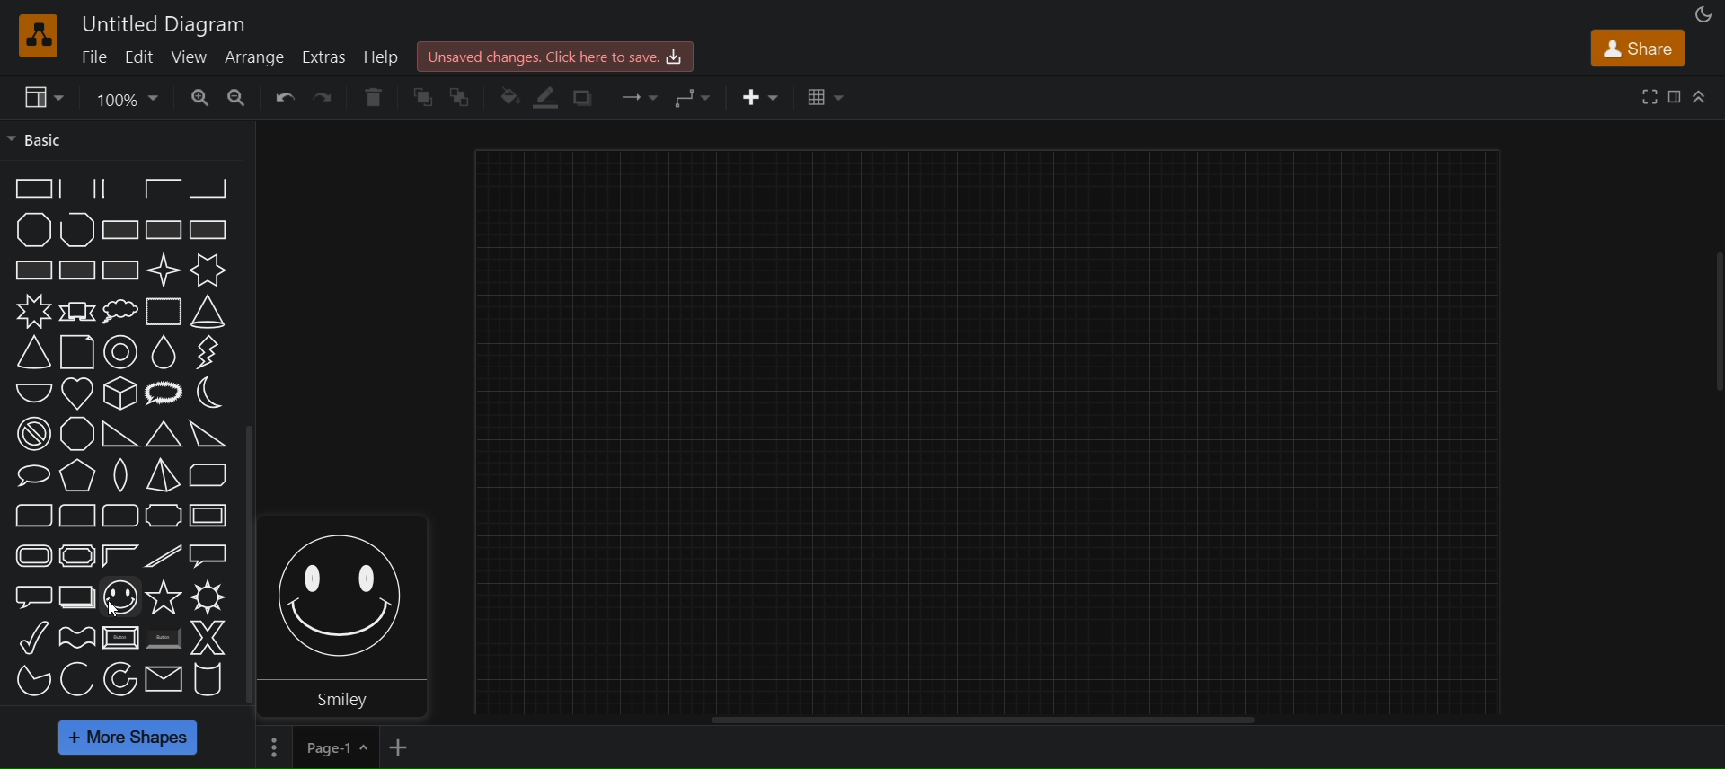 Image resolution: width=1725 pixels, height=769 pixels. What do you see at coordinates (253, 57) in the screenshot?
I see `arrange` at bounding box center [253, 57].